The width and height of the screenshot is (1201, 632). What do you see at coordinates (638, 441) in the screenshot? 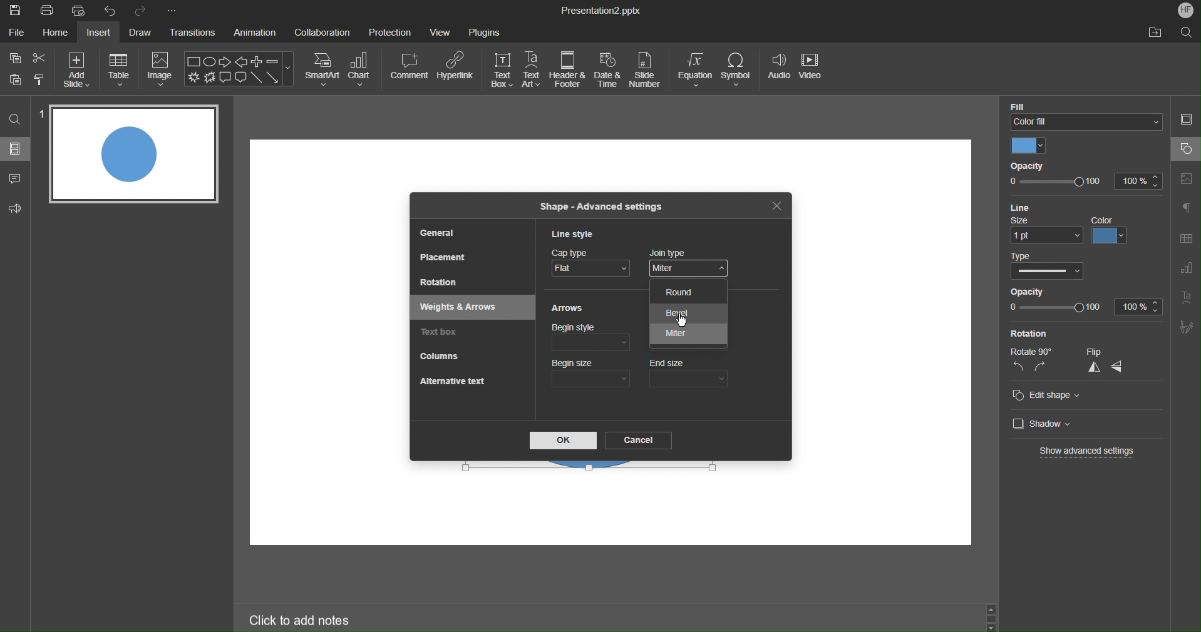
I see `Cancel` at bounding box center [638, 441].